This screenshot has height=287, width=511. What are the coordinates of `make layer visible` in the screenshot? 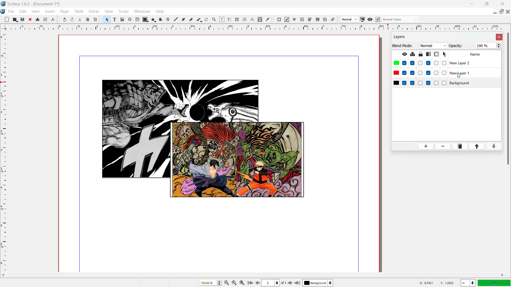 It's located at (404, 54).